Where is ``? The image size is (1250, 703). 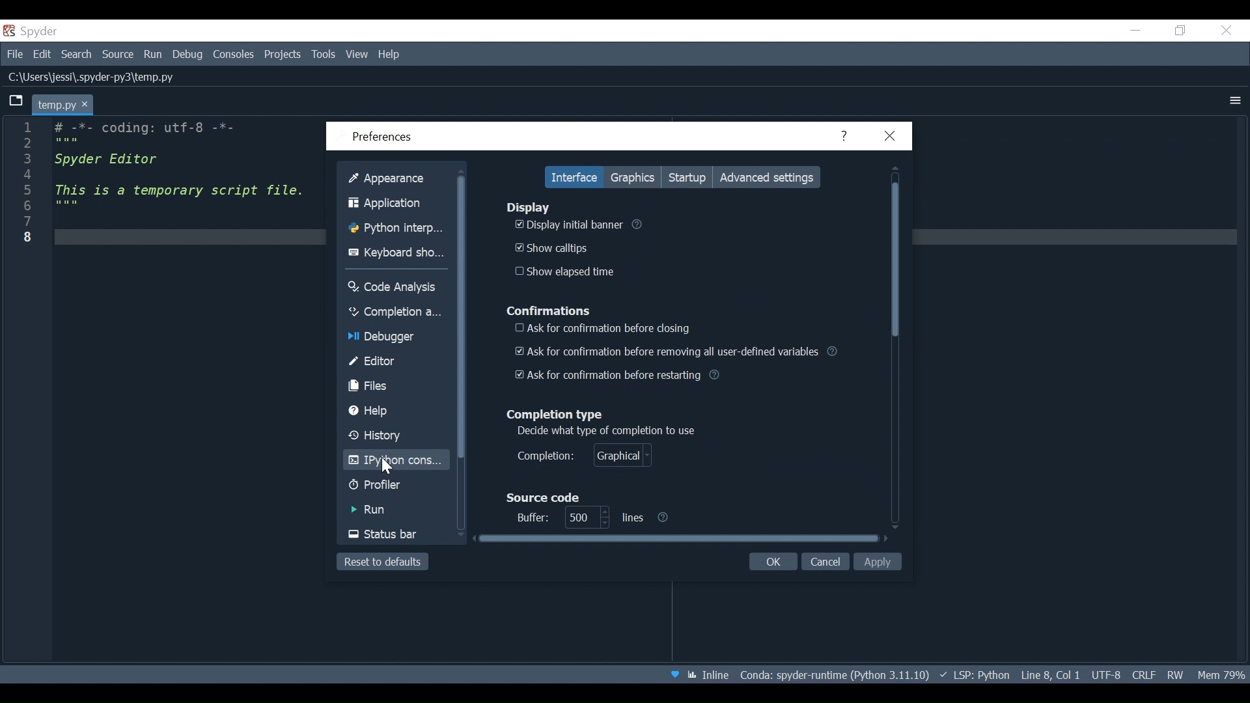
 is located at coordinates (1229, 32).